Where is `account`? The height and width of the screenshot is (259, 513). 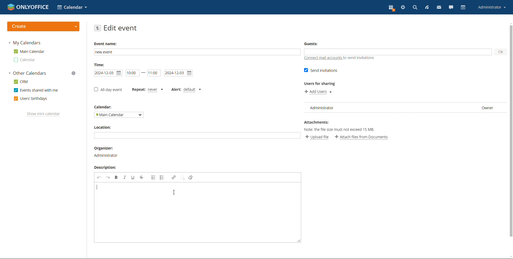 account is located at coordinates (492, 7).